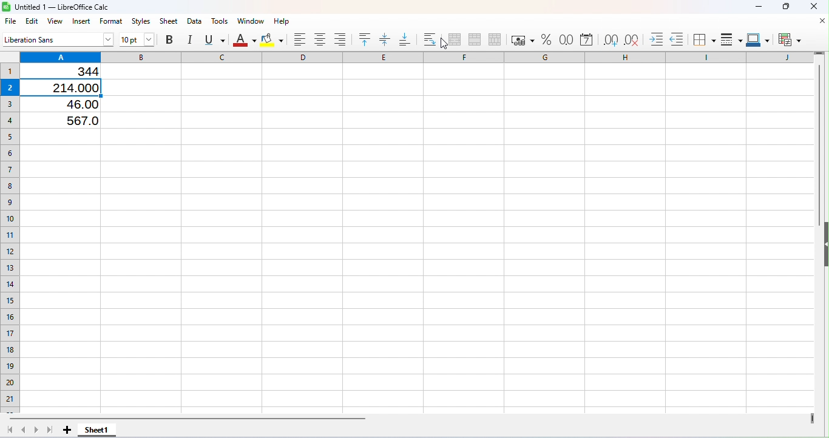  I want to click on Sheet, so click(169, 21).